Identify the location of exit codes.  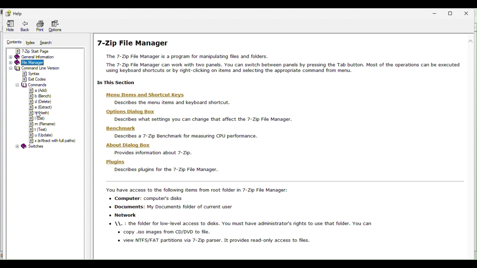
(35, 79).